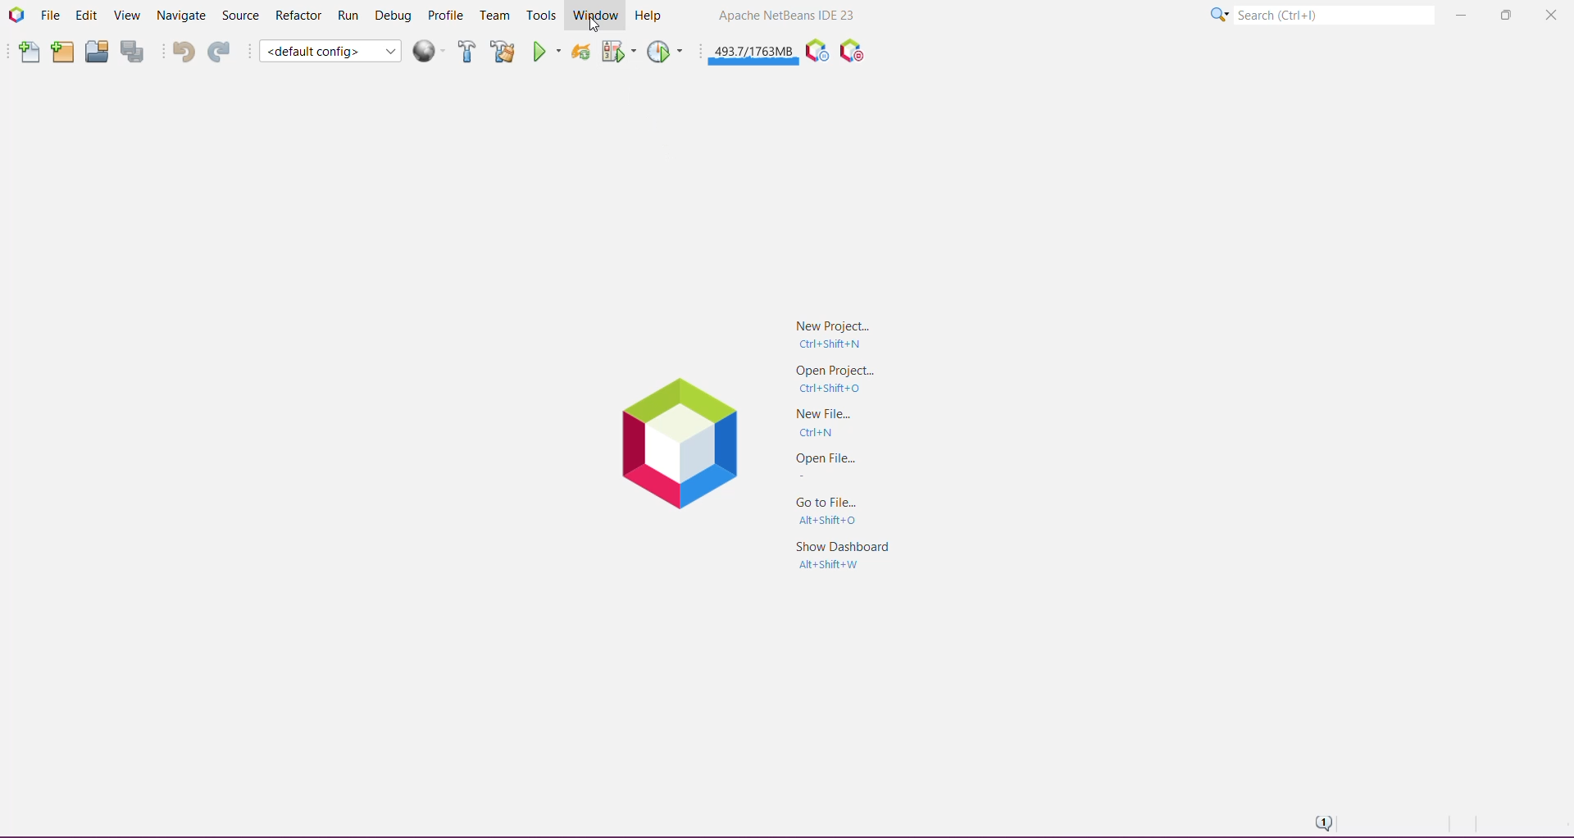 This screenshot has height=838, width=1574. What do you see at coordinates (834, 511) in the screenshot?
I see `Go to File` at bounding box center [834, 511].